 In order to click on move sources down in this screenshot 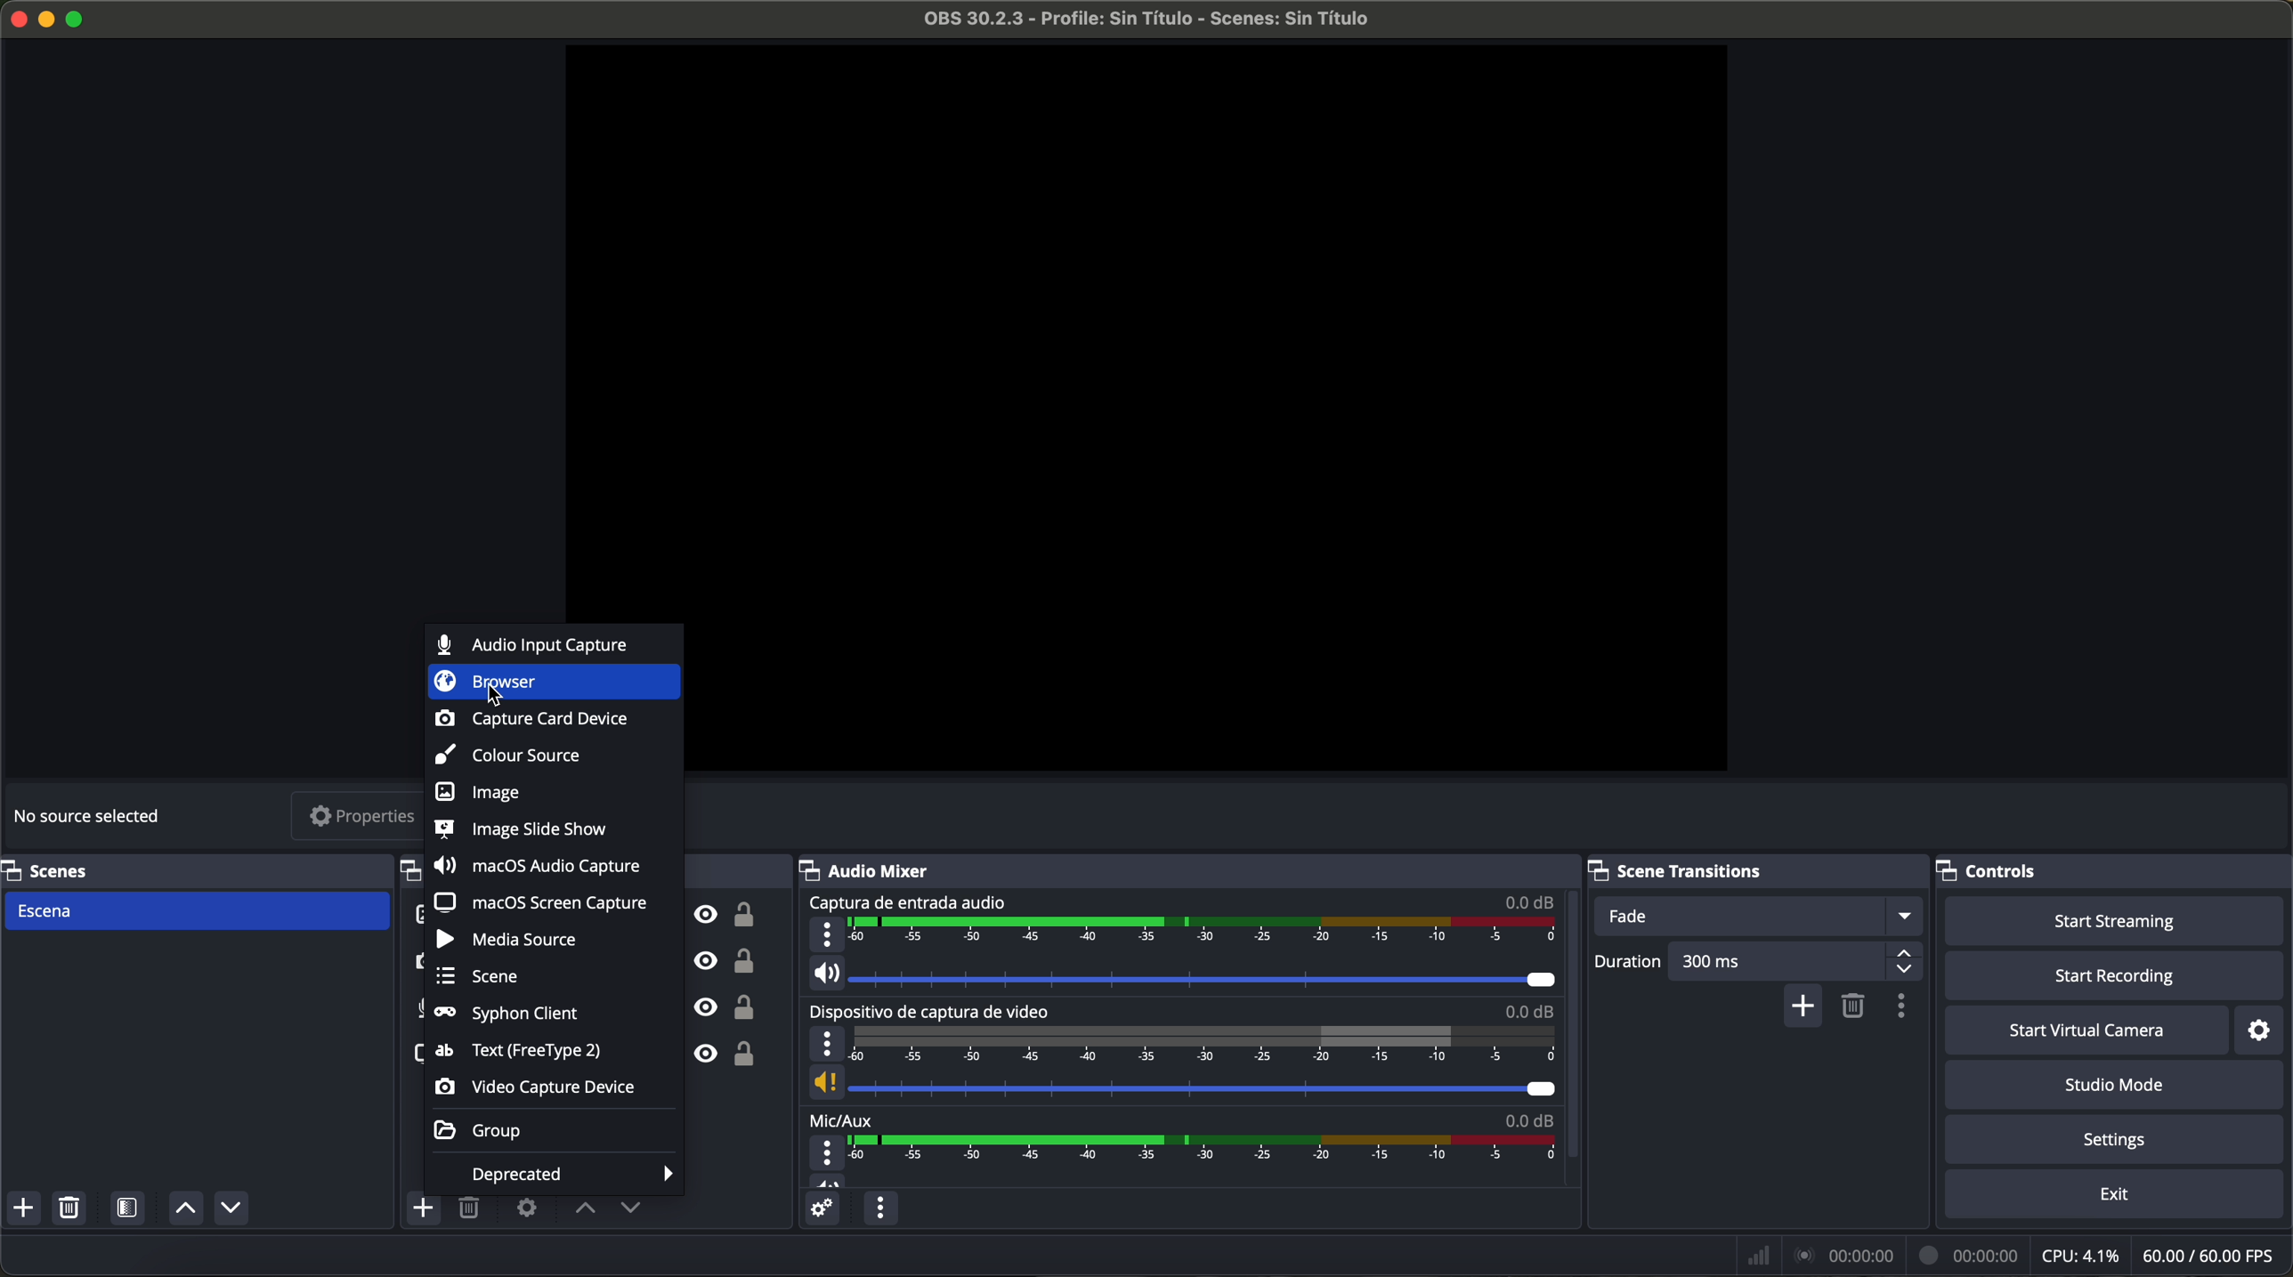, I will do `click(632, 1211)`.